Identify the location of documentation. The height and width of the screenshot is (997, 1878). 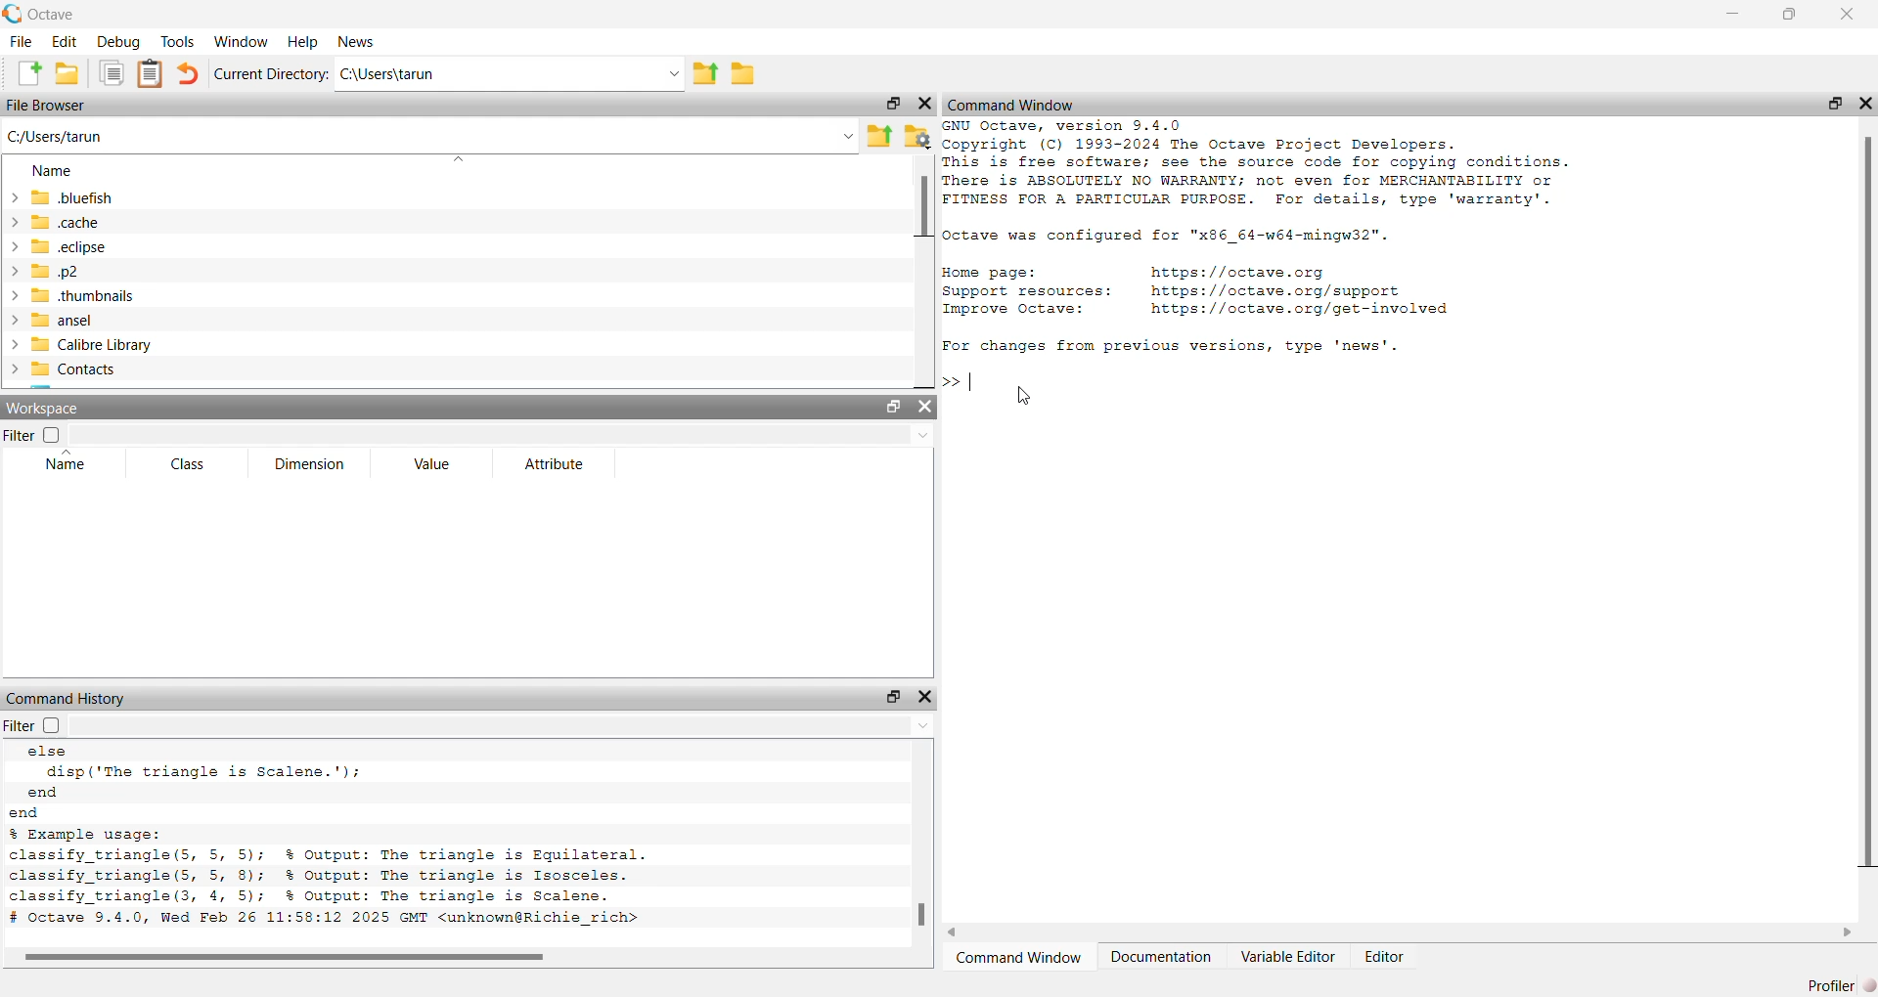
(1161, 956).